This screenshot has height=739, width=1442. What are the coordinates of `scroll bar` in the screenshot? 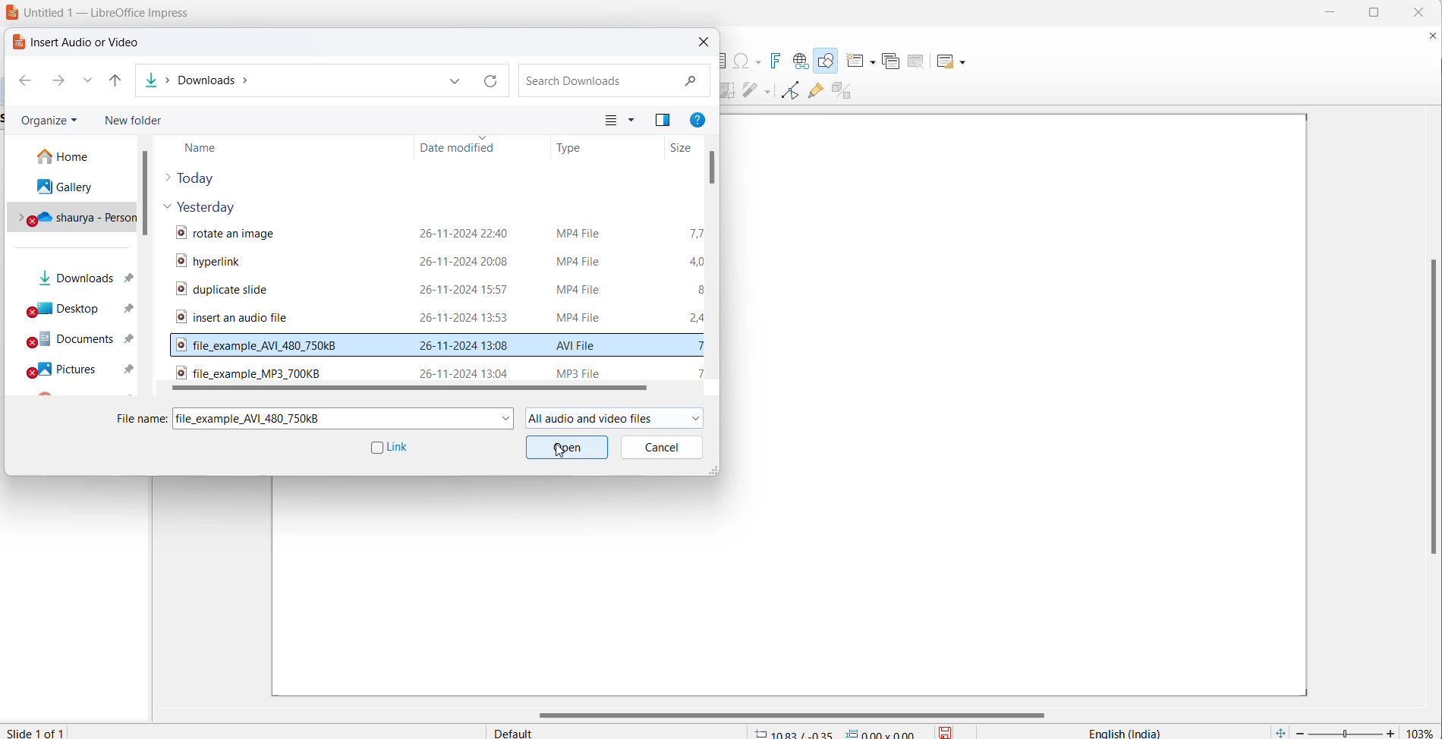 It's located at (710, 171).